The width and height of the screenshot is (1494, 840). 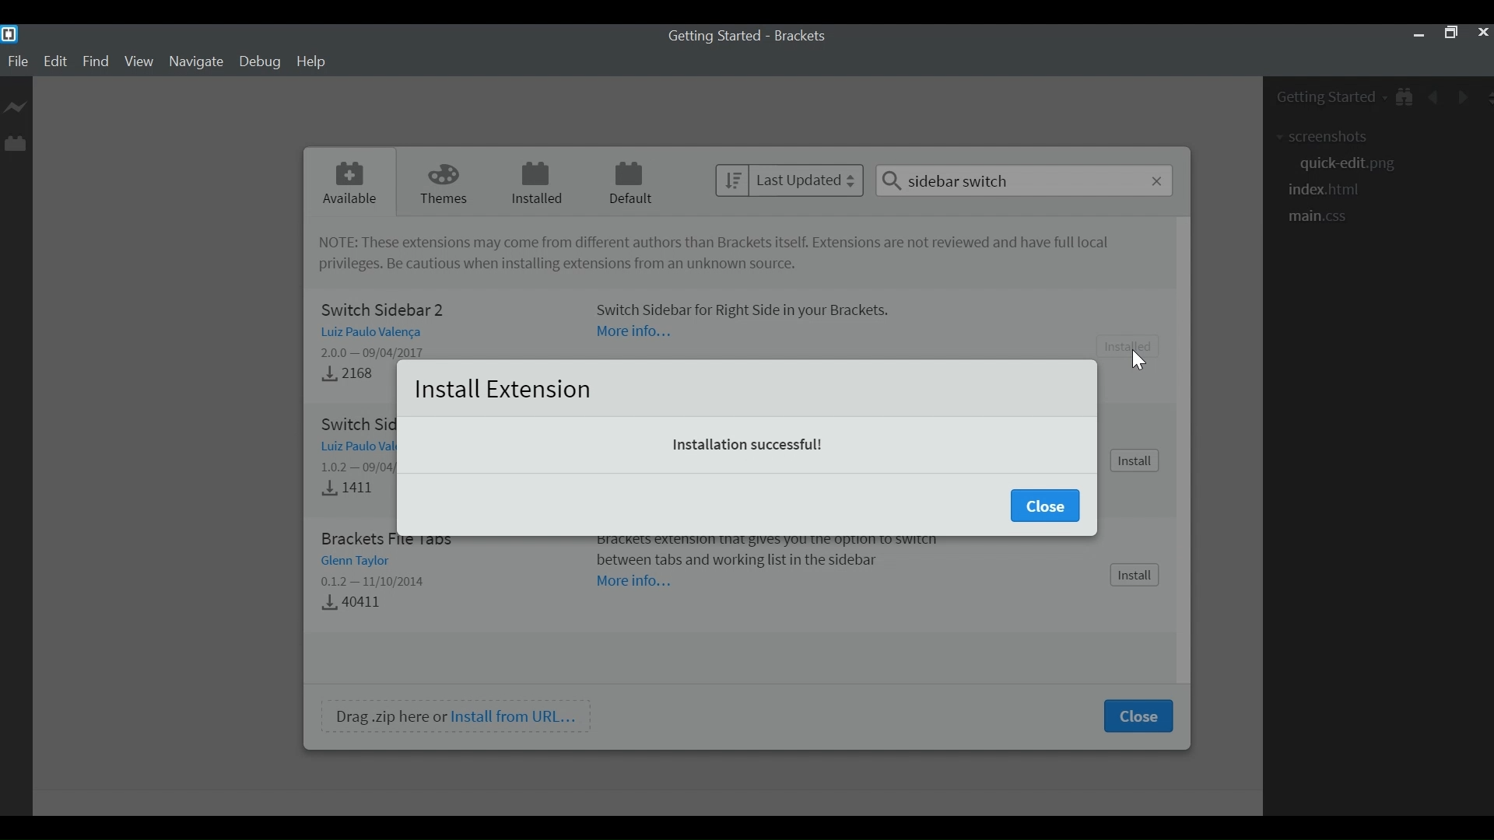 I want to click on index.html, so click(x=1325, y=190).